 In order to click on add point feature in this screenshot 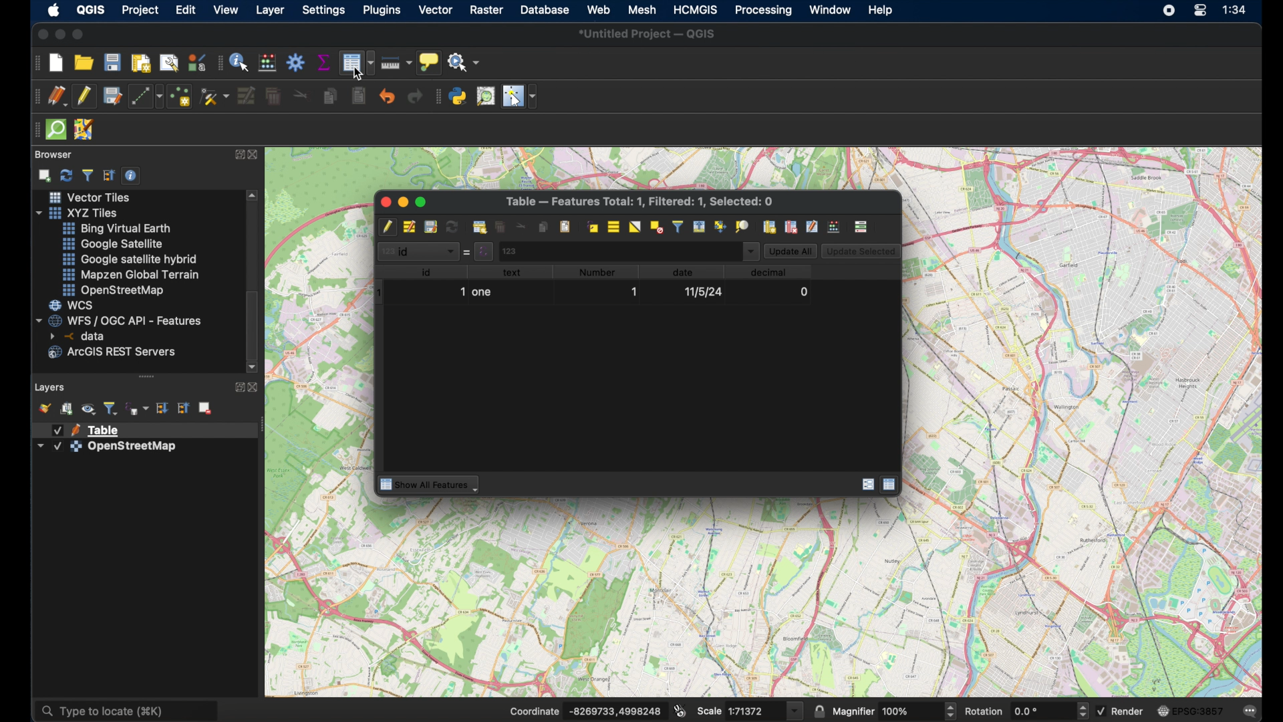, I will do `click(178, 96)`.